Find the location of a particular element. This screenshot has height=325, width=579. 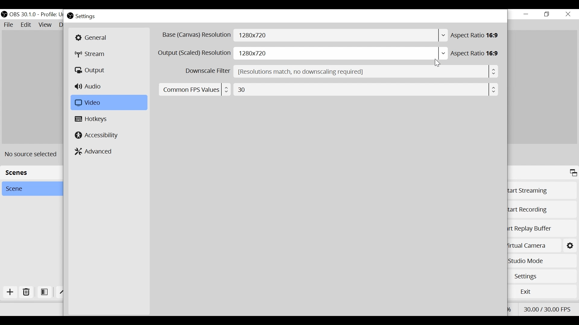

Audio is located at coordinates (90, 87).